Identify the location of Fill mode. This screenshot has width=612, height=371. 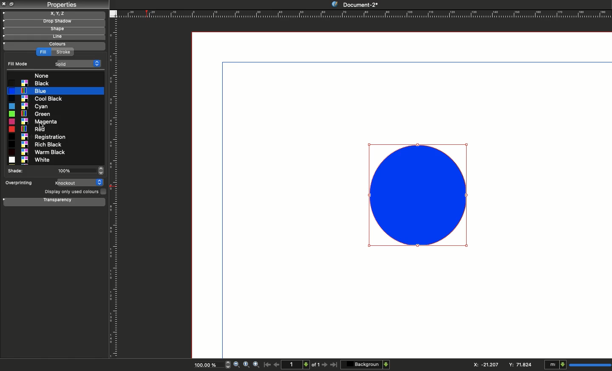
(19, 64).